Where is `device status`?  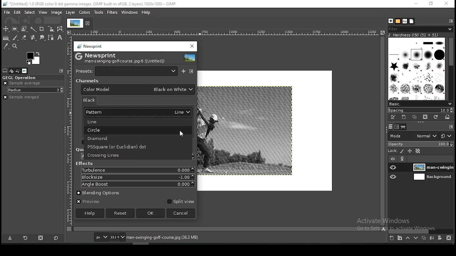
device status is located at coordinates (11, 71).